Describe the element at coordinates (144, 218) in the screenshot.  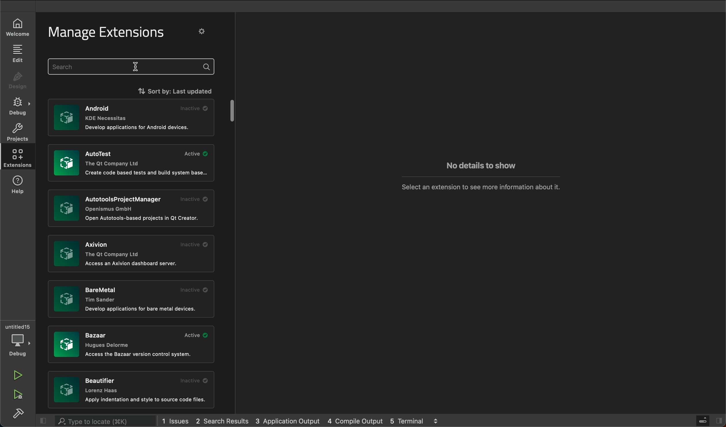
I see `extension text` at that location.